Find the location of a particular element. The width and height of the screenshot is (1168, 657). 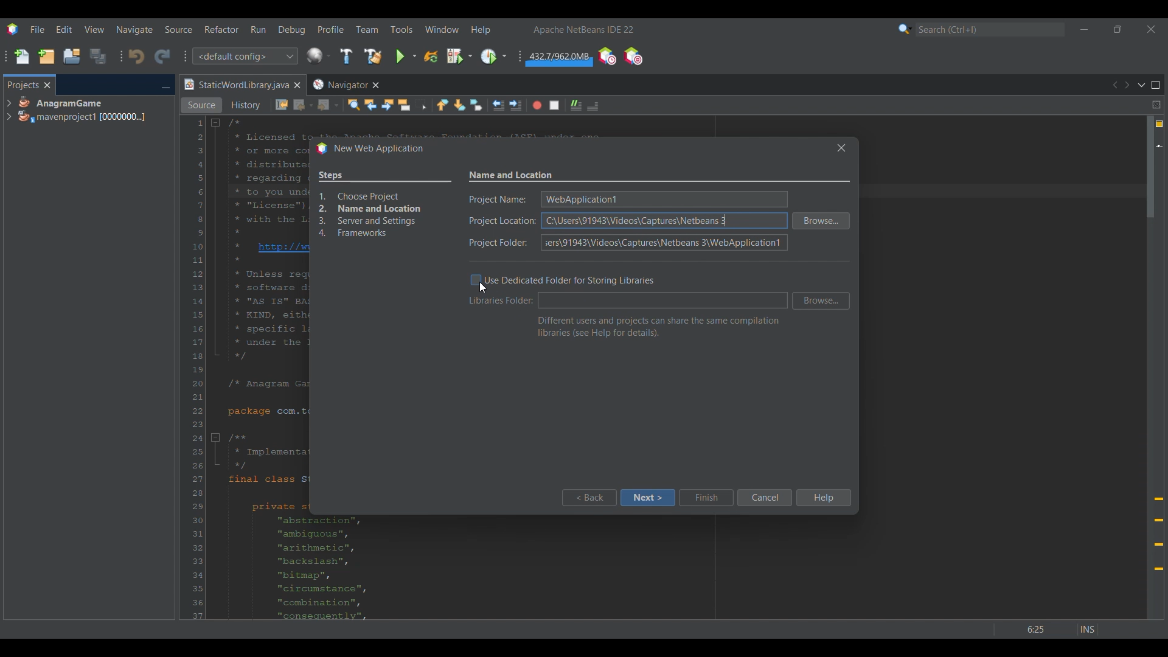

History view is located at coordinates (247, 105).